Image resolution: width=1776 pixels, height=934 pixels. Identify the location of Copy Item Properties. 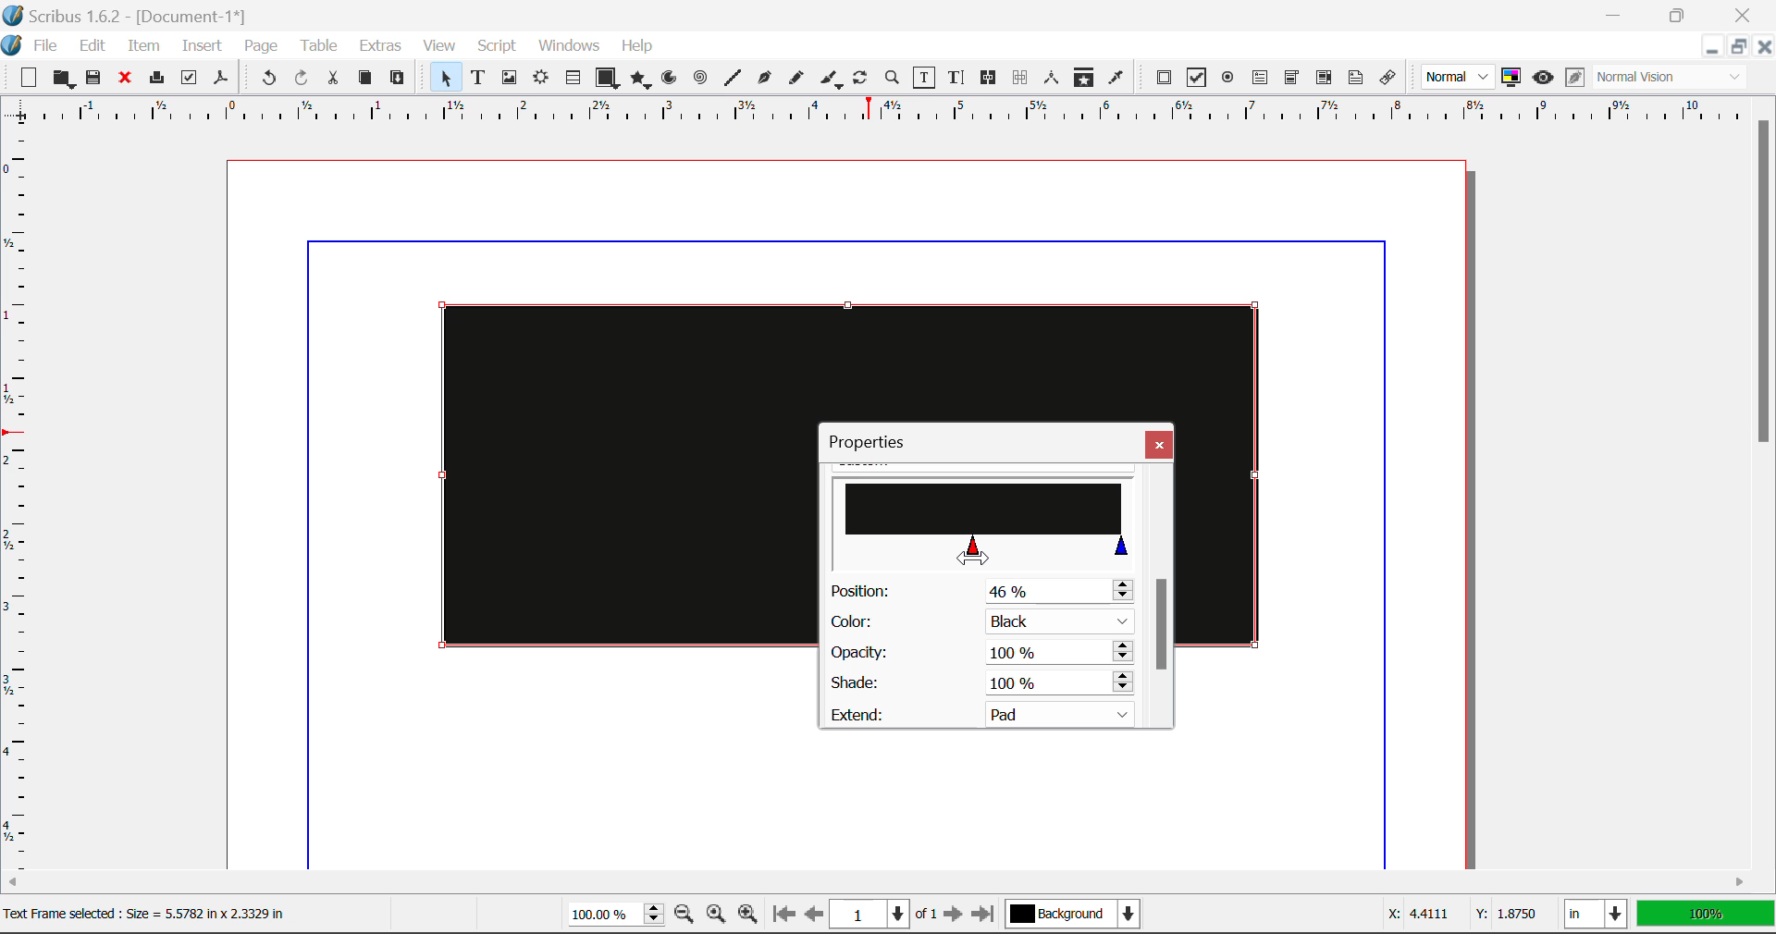
(1083, 80).